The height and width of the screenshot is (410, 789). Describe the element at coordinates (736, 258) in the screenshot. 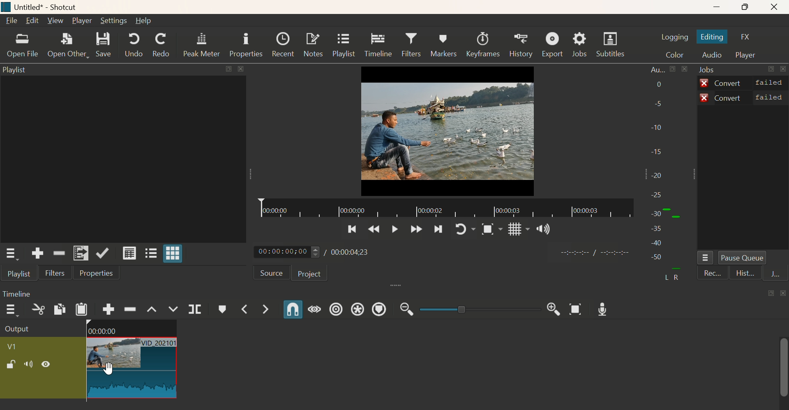

I see `` at that location.